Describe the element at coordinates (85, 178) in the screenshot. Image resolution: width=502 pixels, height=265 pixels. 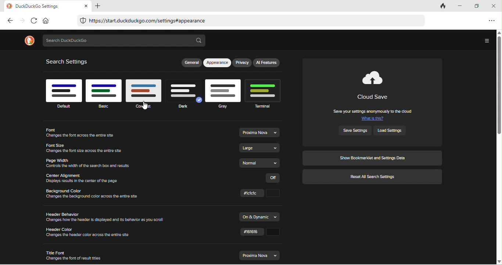
I see `center alignment` at that location.